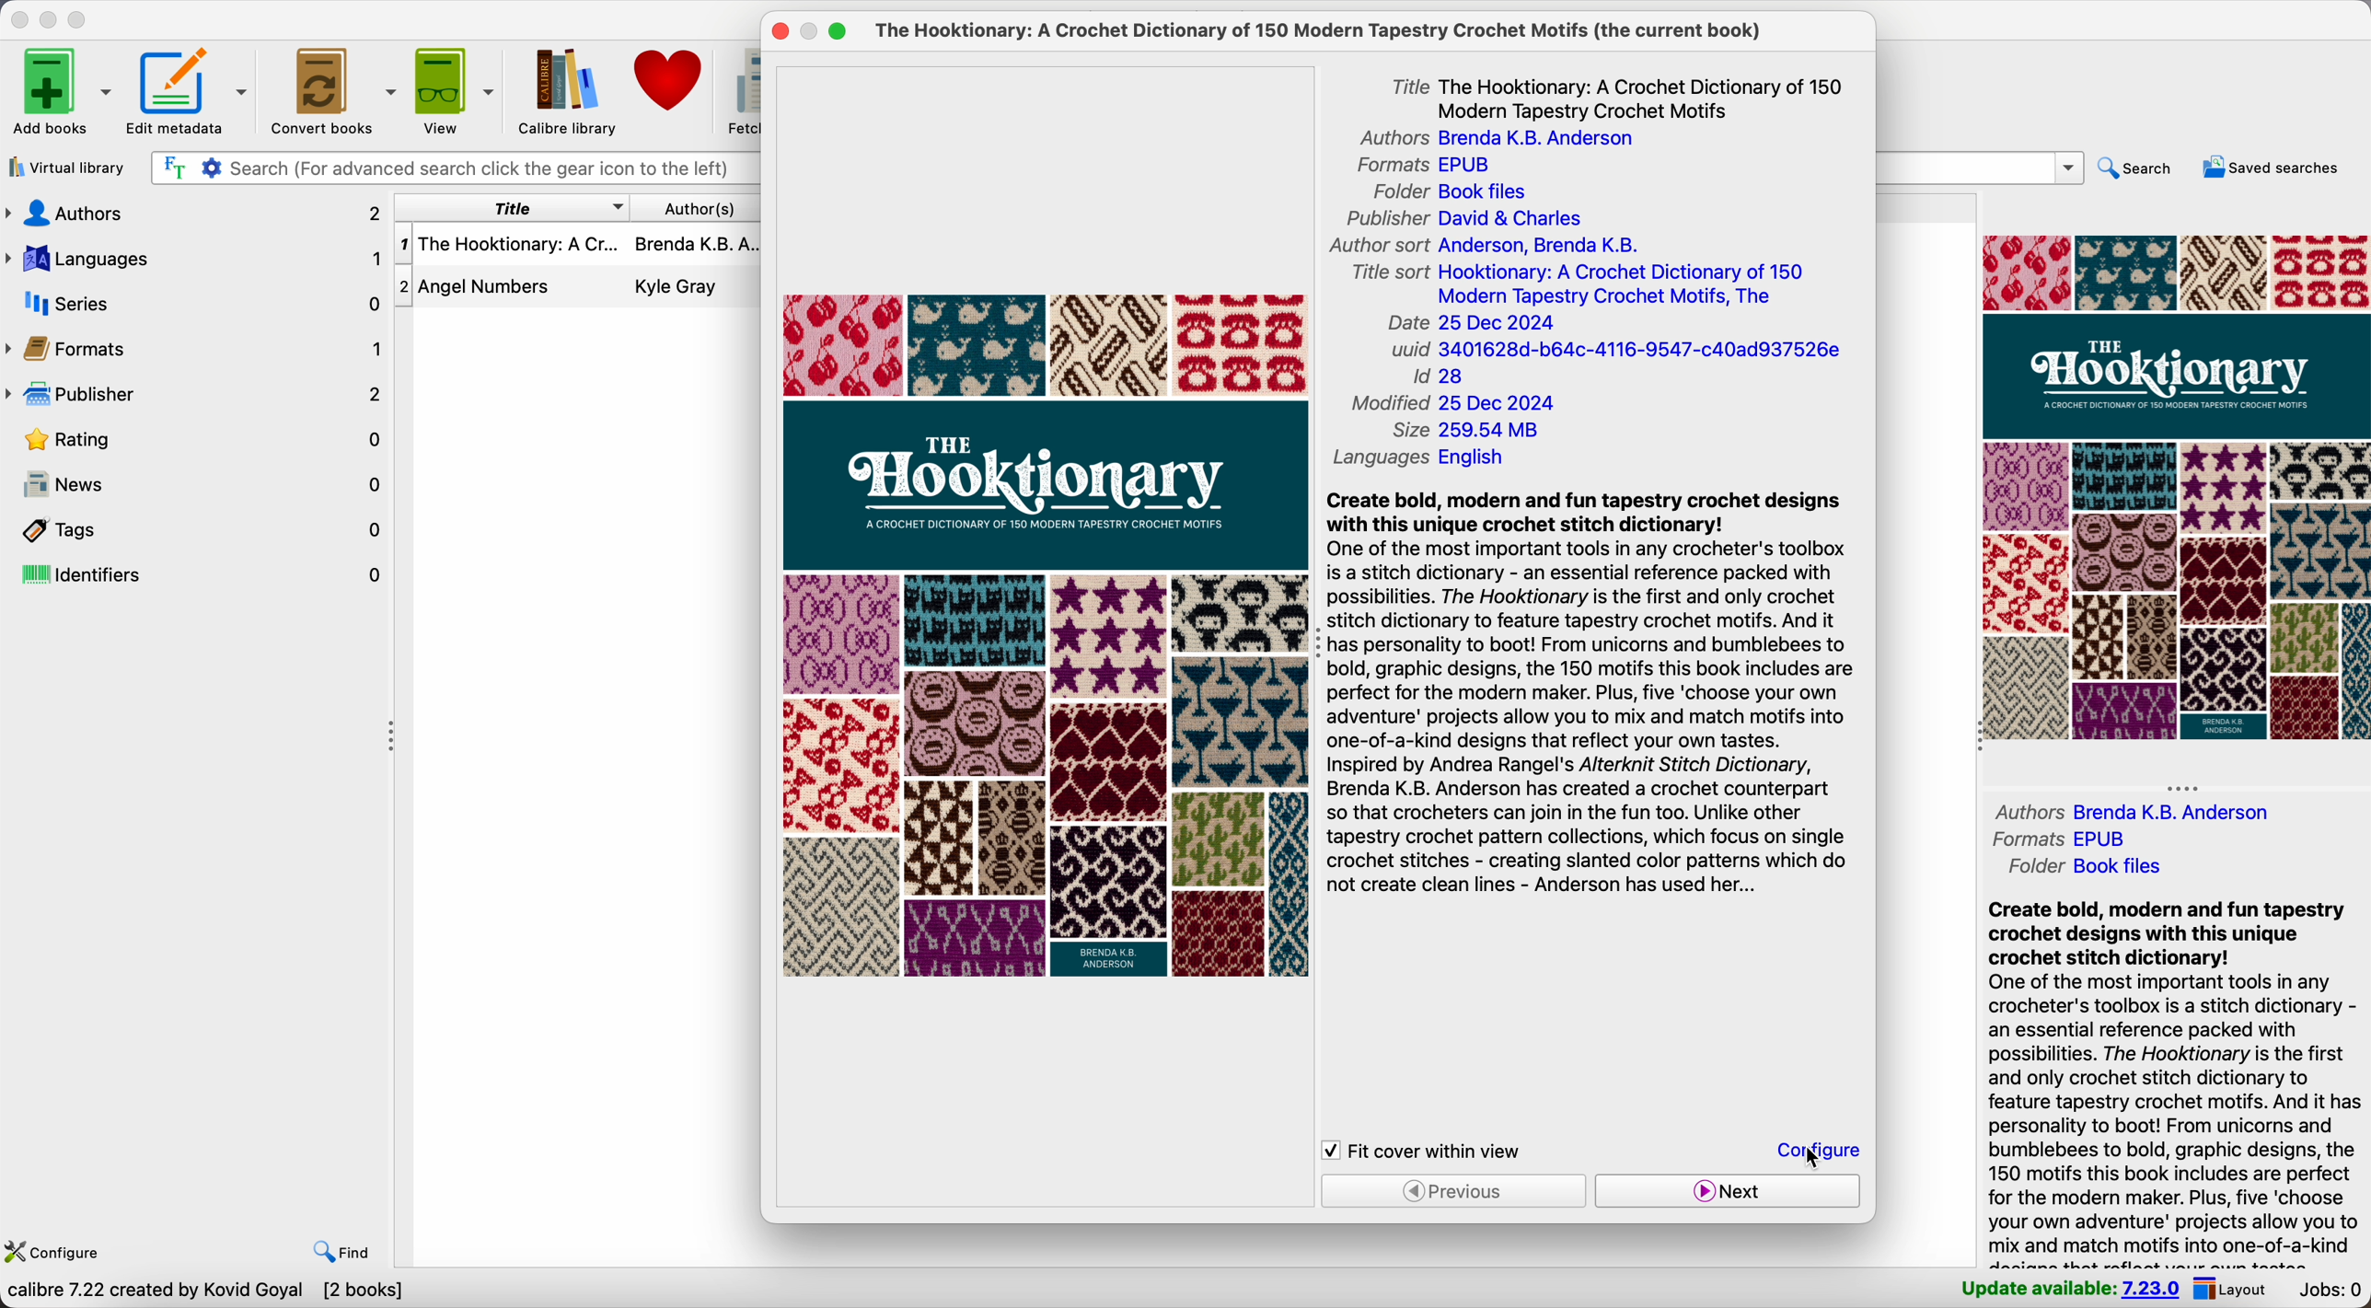  Describe the element at coordinates (19, 19) in the screenshot. I see `close` at that location.